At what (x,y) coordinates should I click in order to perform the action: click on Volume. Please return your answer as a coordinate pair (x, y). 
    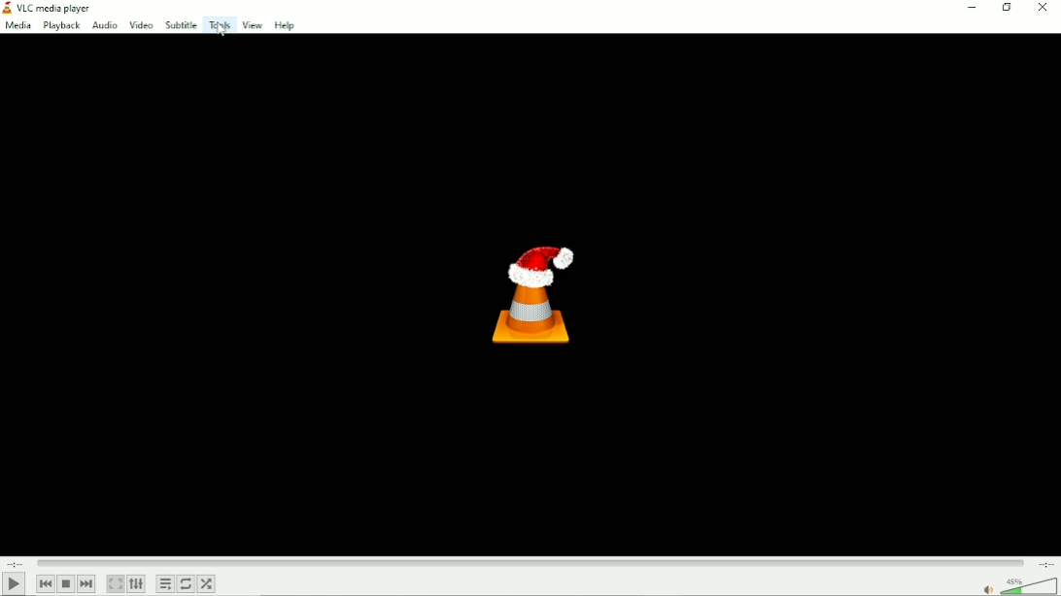
    Looking at the image, I should click on (1016, 585).